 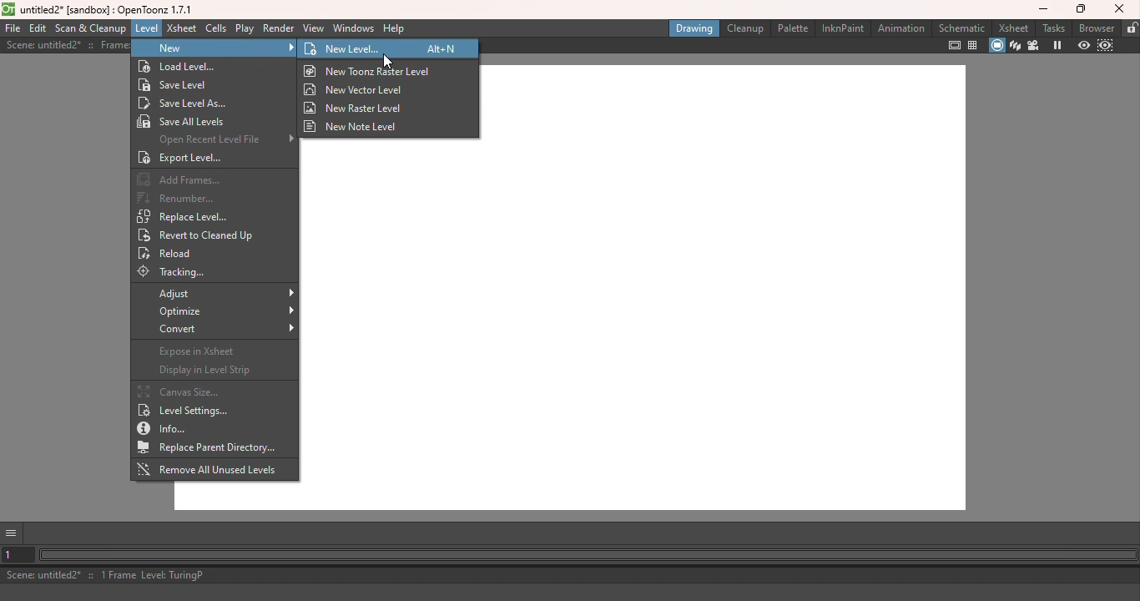 What do you see at coordinates (1017, 45) in the screenshot?
I see `3D view` at bounding box center [1017, 45].